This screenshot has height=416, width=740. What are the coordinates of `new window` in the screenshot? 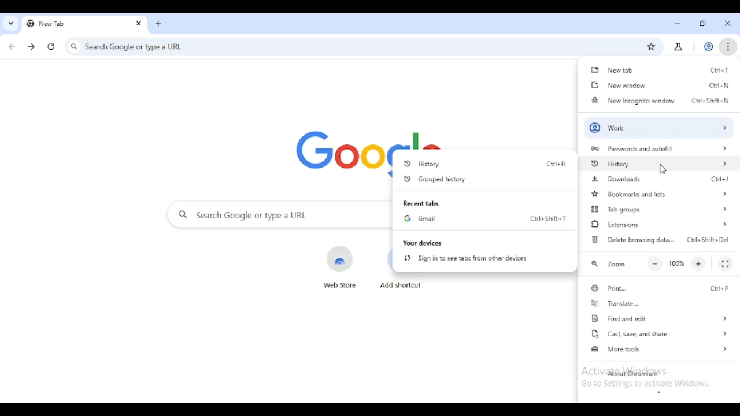 It's located at (616, 85).